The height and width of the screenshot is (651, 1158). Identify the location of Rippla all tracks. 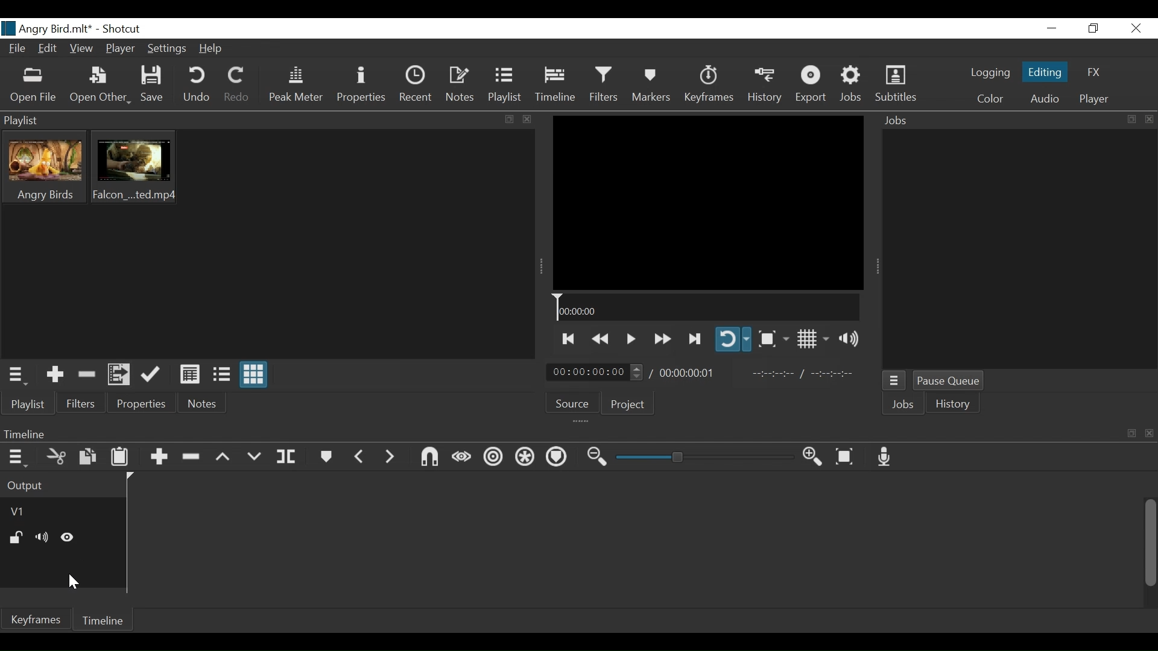
(525, 458).